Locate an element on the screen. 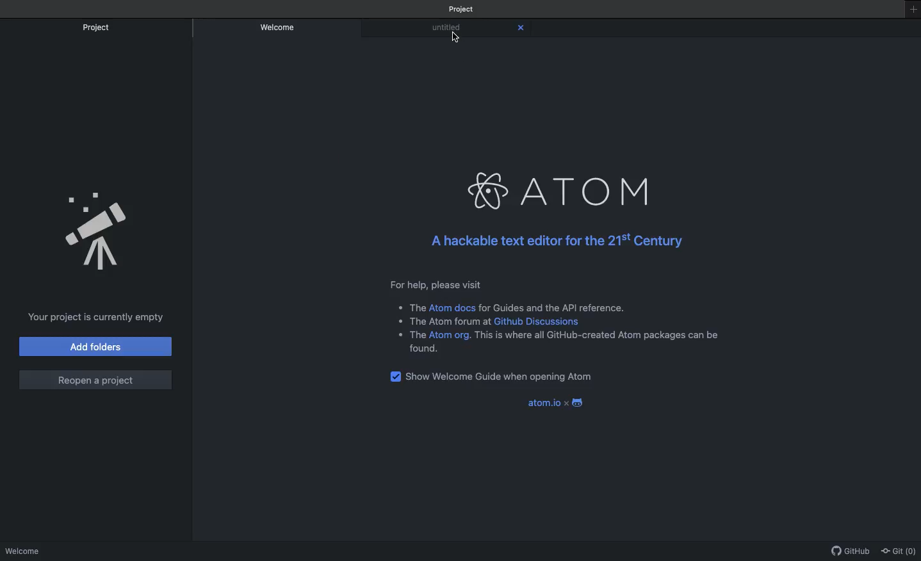 Image resolution: width=921 pixels, height=561 pixels. GitHub is located at coordinates (851, 552).